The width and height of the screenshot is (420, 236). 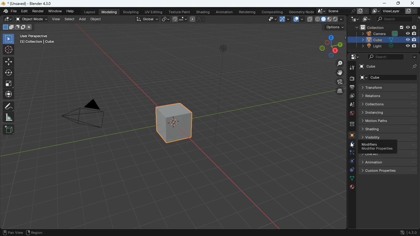 What do you see at coordinates (389, 96) in the screenshot?
I see `relations` at bounding box center [389, 96].